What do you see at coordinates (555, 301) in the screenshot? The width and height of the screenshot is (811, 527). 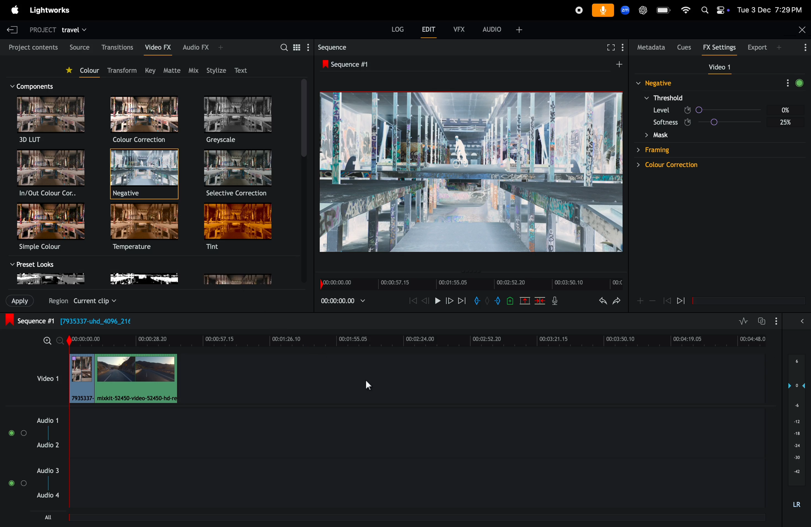 I see `mic` at bounding box center [555, 301].